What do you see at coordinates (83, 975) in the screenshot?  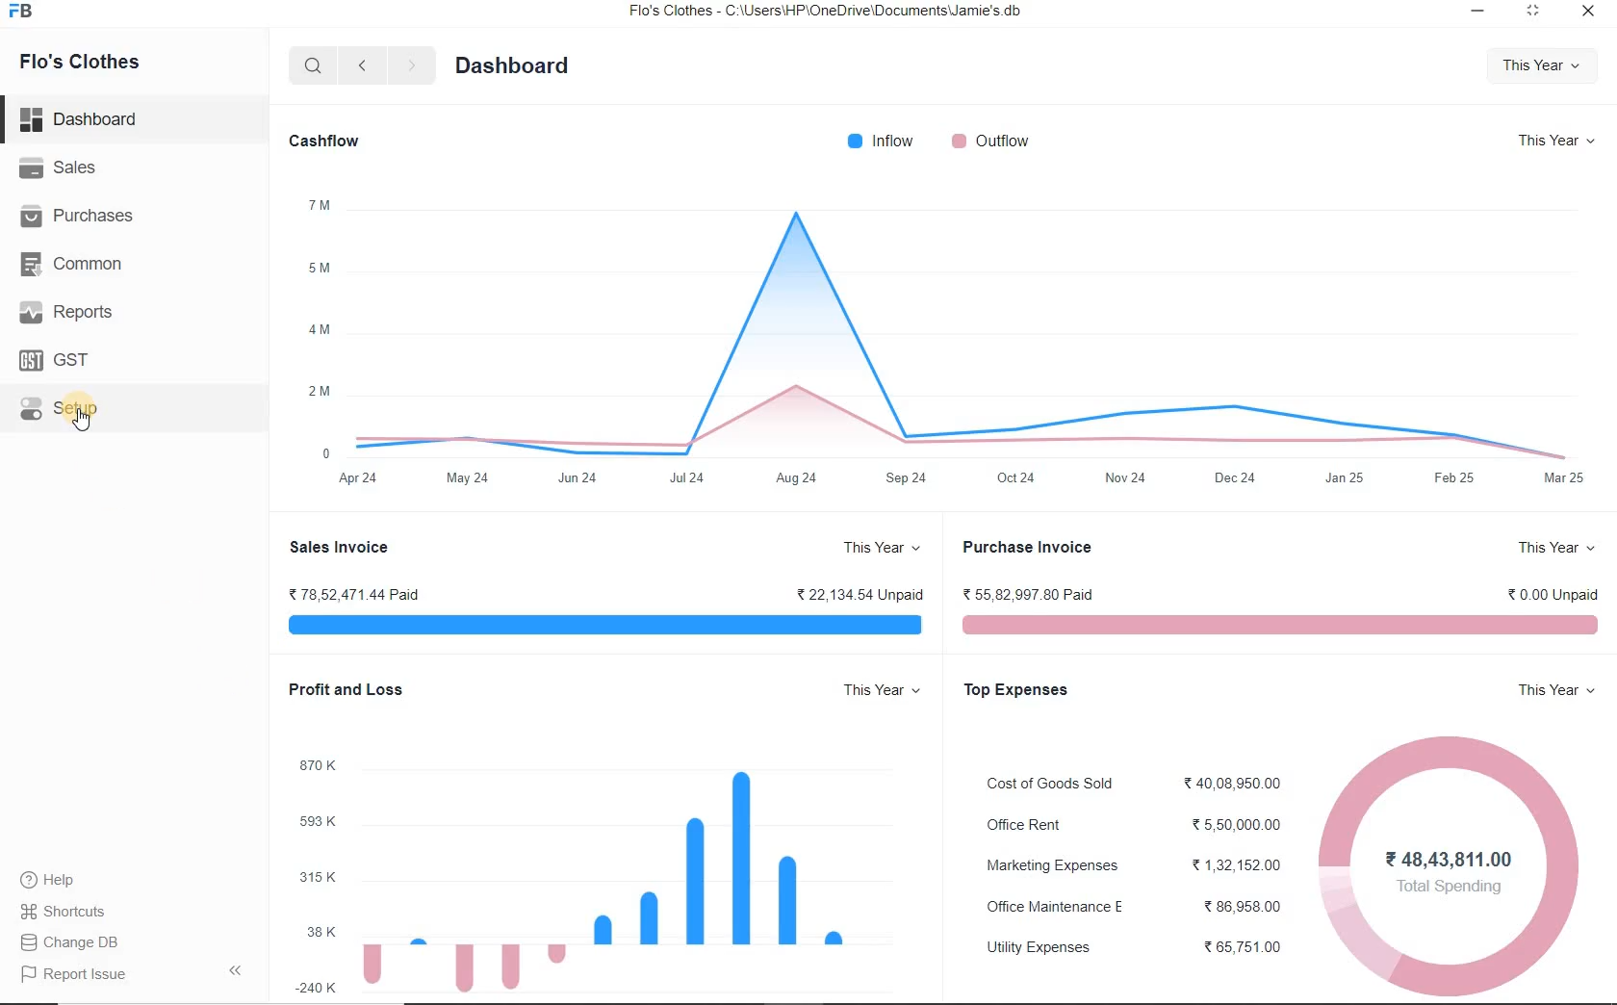 I see `report issue` at bounding box center [83, 975].